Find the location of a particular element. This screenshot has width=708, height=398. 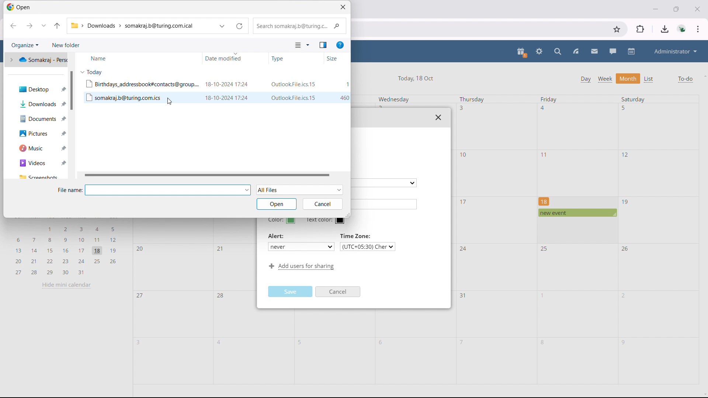

Cancel is located at coordinates (339, 292).